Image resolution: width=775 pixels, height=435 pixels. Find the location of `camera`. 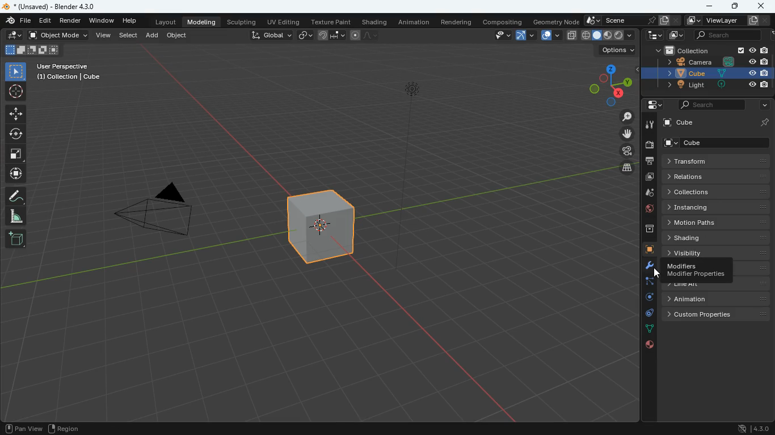

camera is located at coordinates (649, 146).